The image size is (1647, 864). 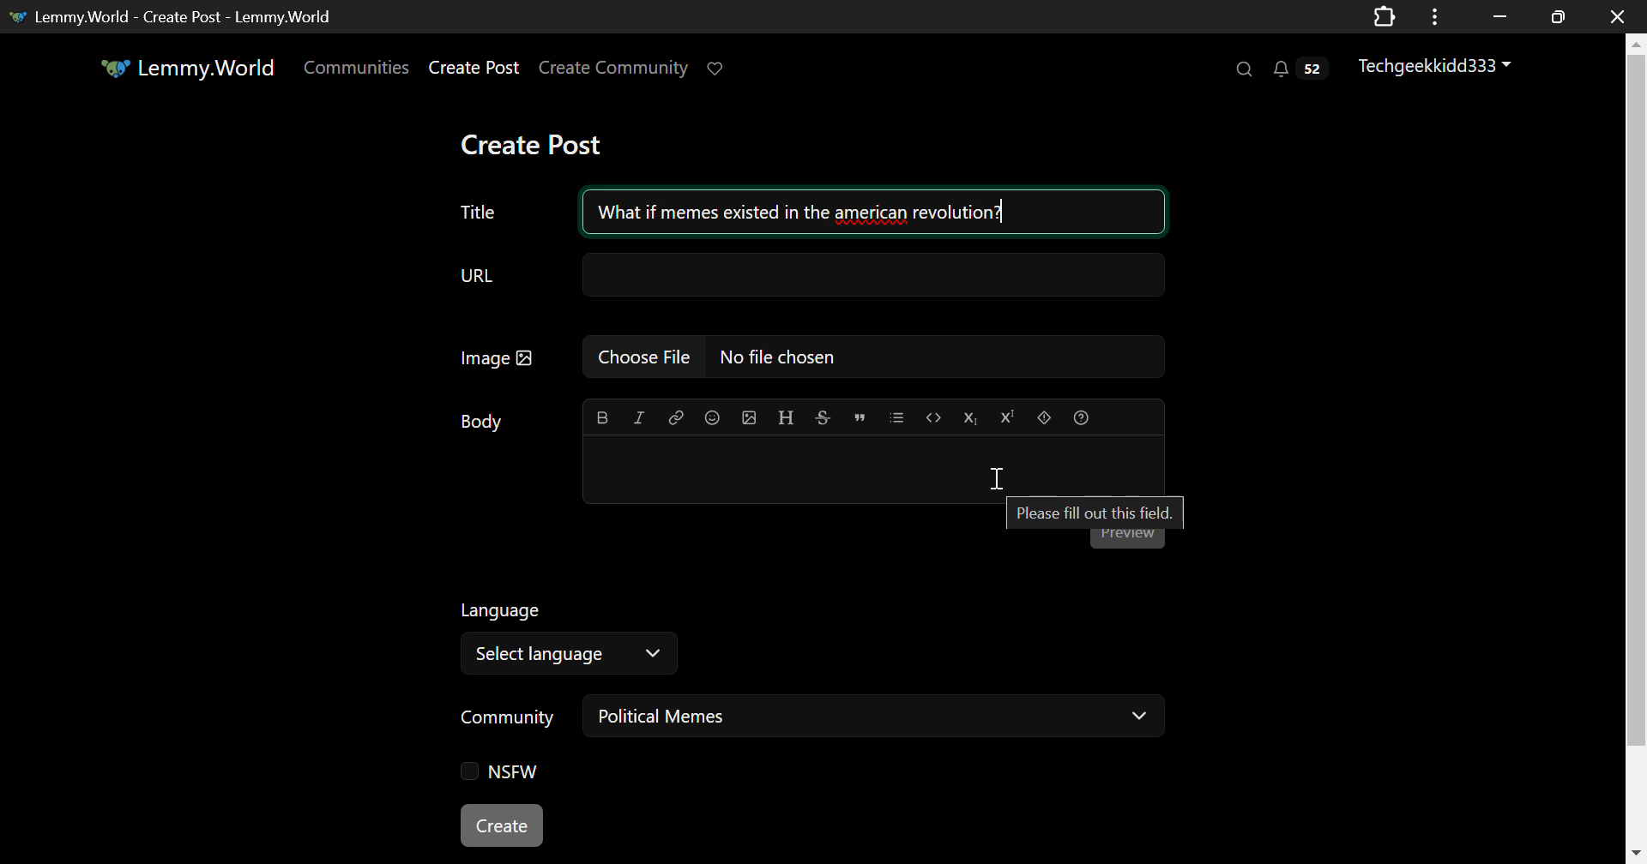 I want to click on Notifications, so click(x=1304, y=71).